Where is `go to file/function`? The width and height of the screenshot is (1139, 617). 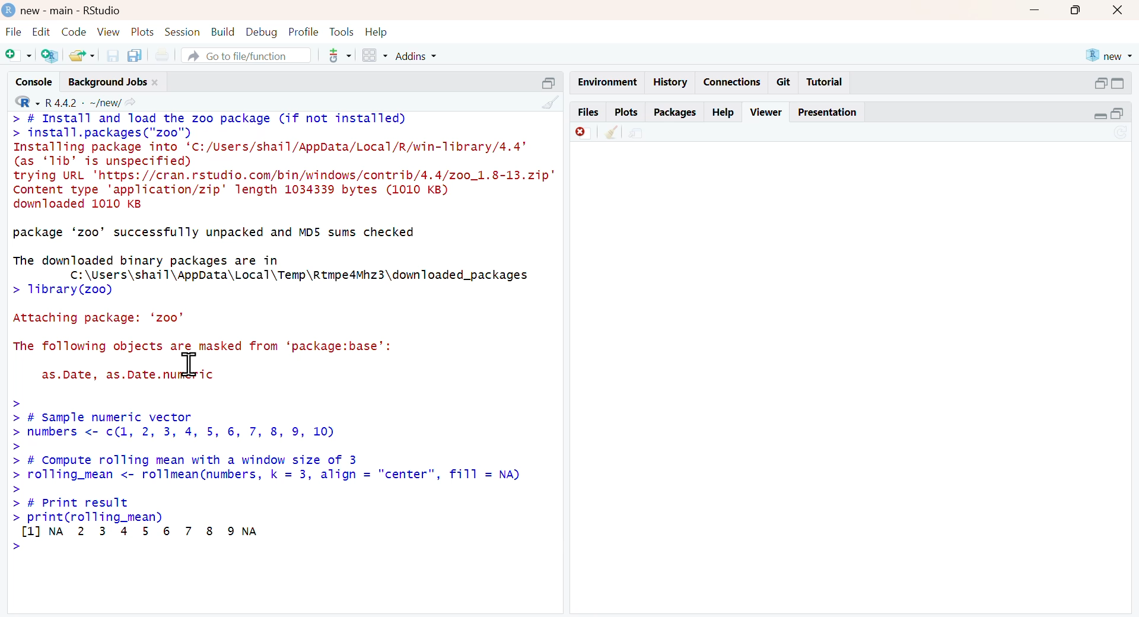
go to file/function is located at coordinates (246, 55).